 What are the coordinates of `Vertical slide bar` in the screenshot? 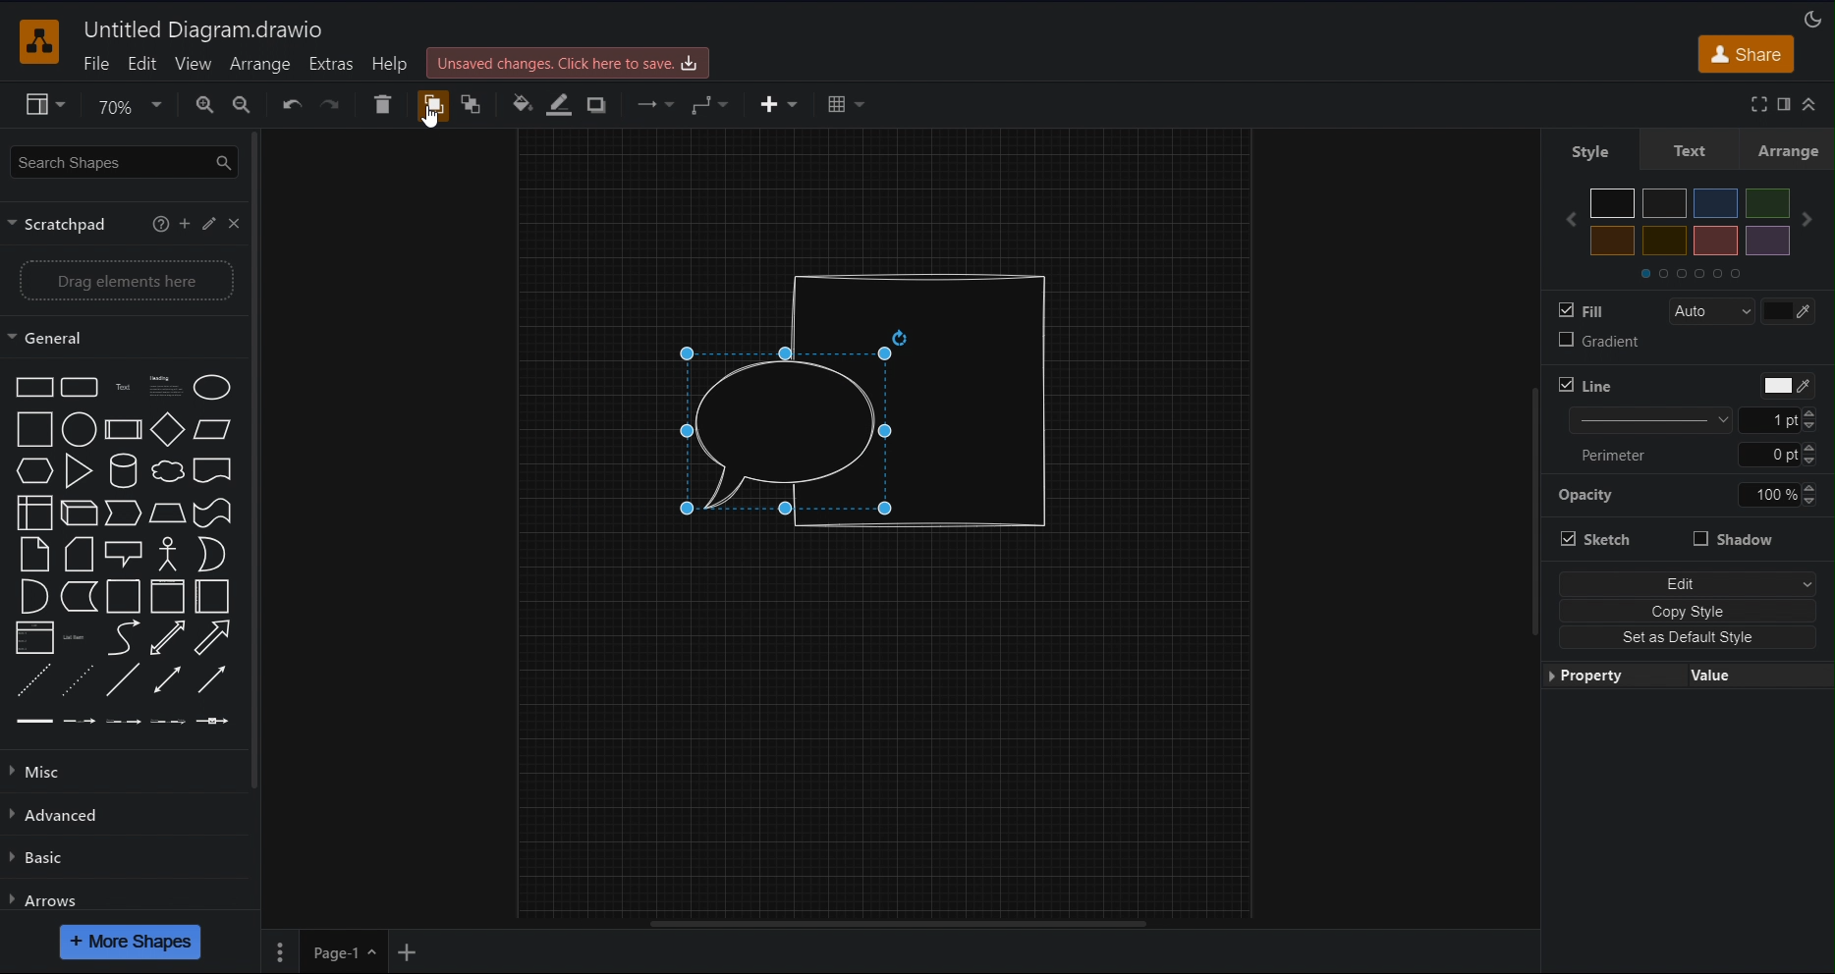 It's located at (1534, 513).